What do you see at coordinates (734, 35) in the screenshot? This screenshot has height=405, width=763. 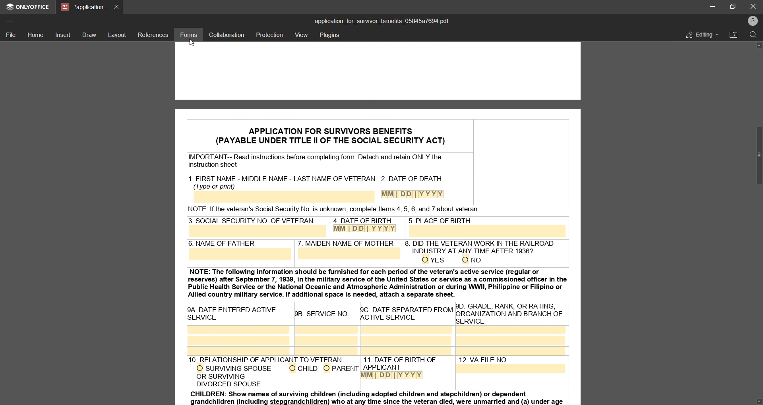 I see `open file` at bounding box center [734, 35].